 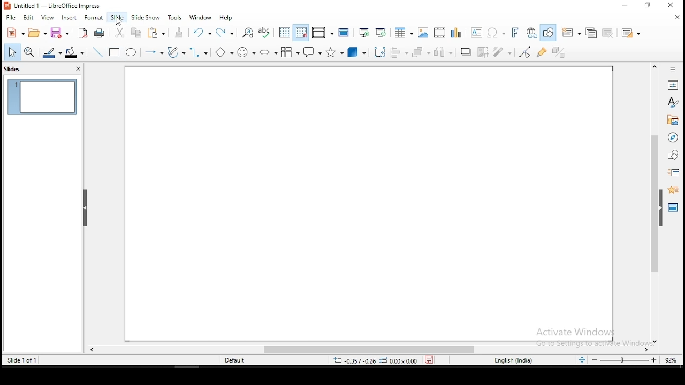 I want to click on fill color, so click(x=77, y=53).